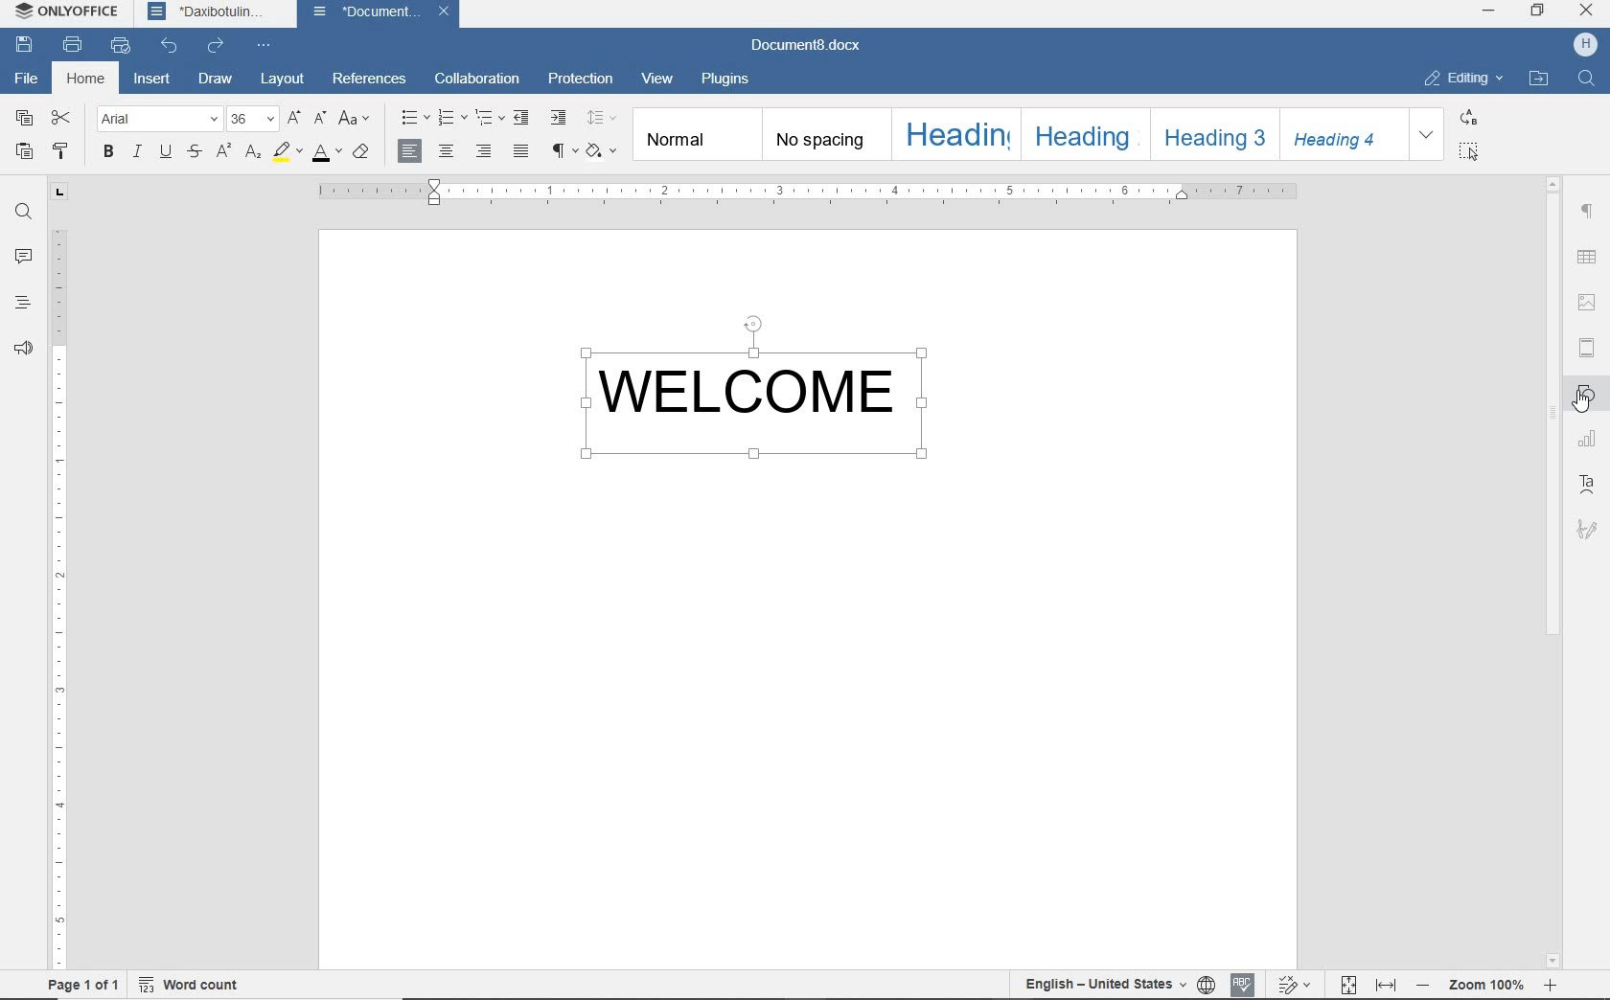  I want to click on REDO, so click(217, 45).